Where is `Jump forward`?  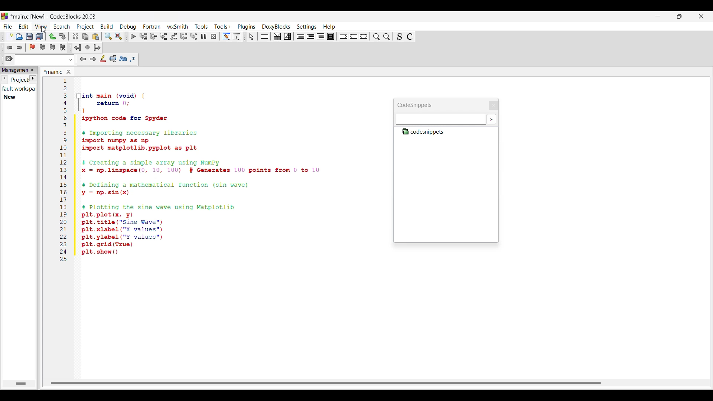
Jump forward is located at coordinates (97, 48).